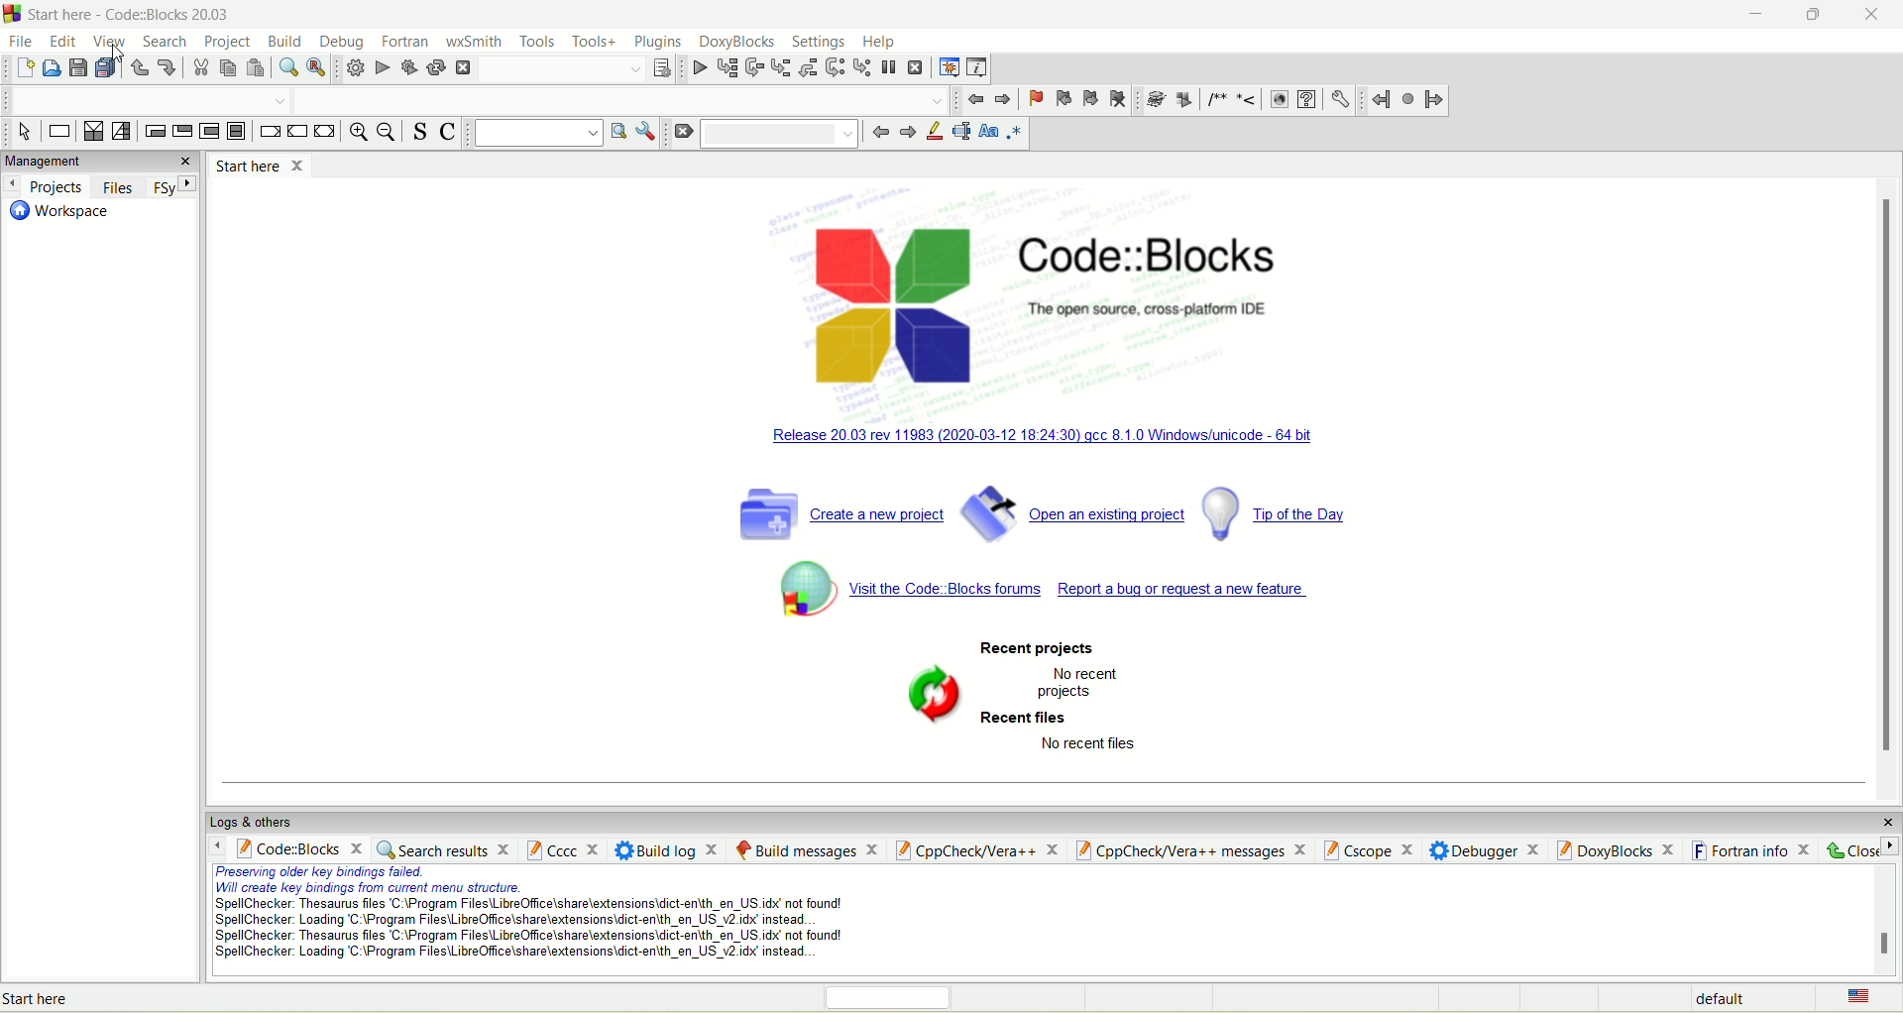 This screenshot has width=1903, height=1013. Describe the element at coordinates (46, 187) in the screenshot. I see `projects` at that location.